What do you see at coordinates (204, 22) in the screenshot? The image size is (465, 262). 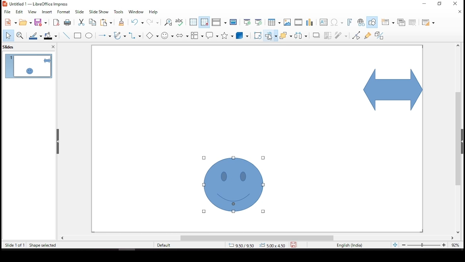 I see `snap to grid` at bounding box center [204, 22].